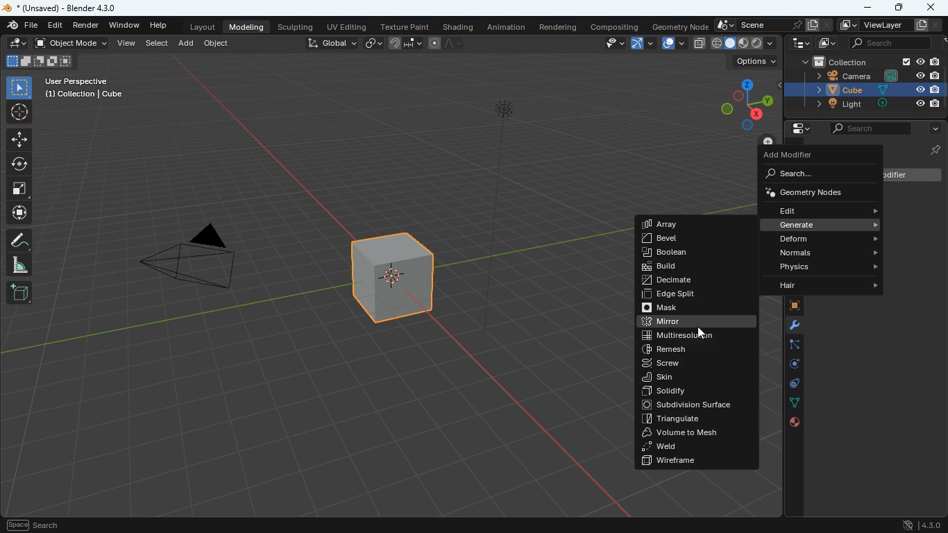 Image resolution: width=948 pixels, height=533 pixels. I want to click on screw, so click(692, 363).